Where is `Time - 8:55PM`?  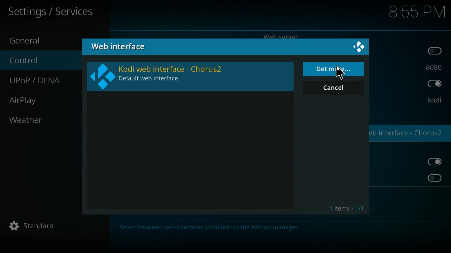
Time - 8:55PM is located at coordinates (417, 12).